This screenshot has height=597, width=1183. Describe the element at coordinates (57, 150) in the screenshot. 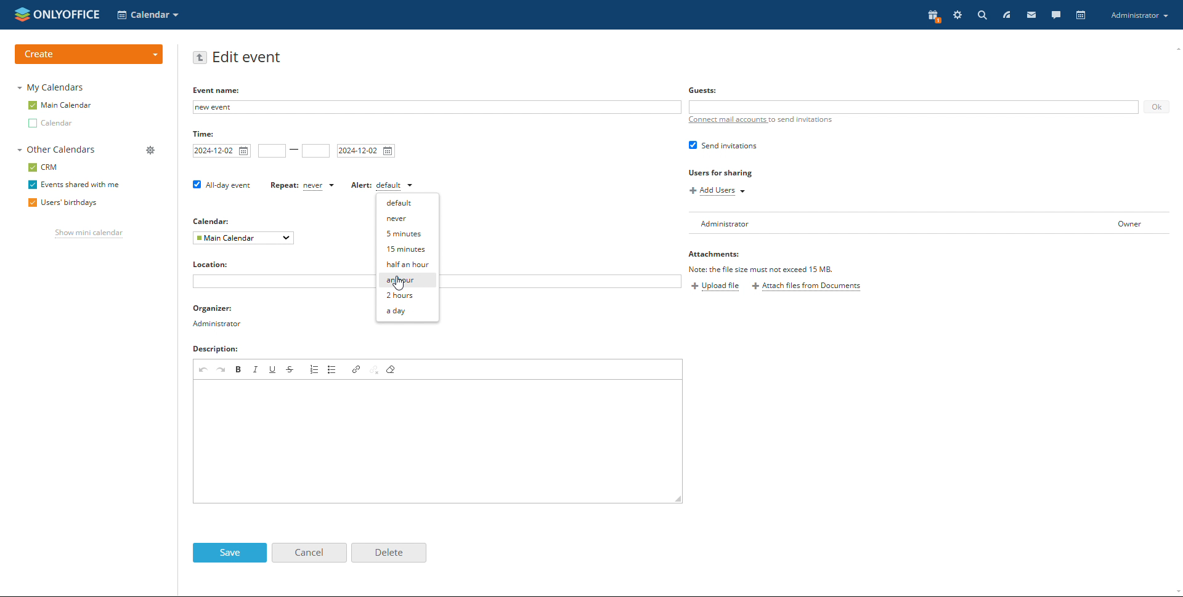

I see `other calendars` at that location.